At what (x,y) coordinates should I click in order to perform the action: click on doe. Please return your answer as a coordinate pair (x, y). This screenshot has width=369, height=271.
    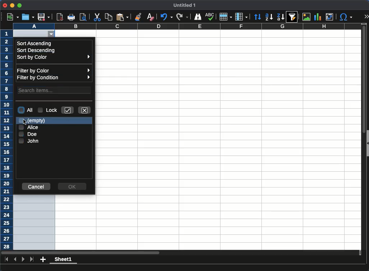
    Looking at the image, I should click on (28, 134).